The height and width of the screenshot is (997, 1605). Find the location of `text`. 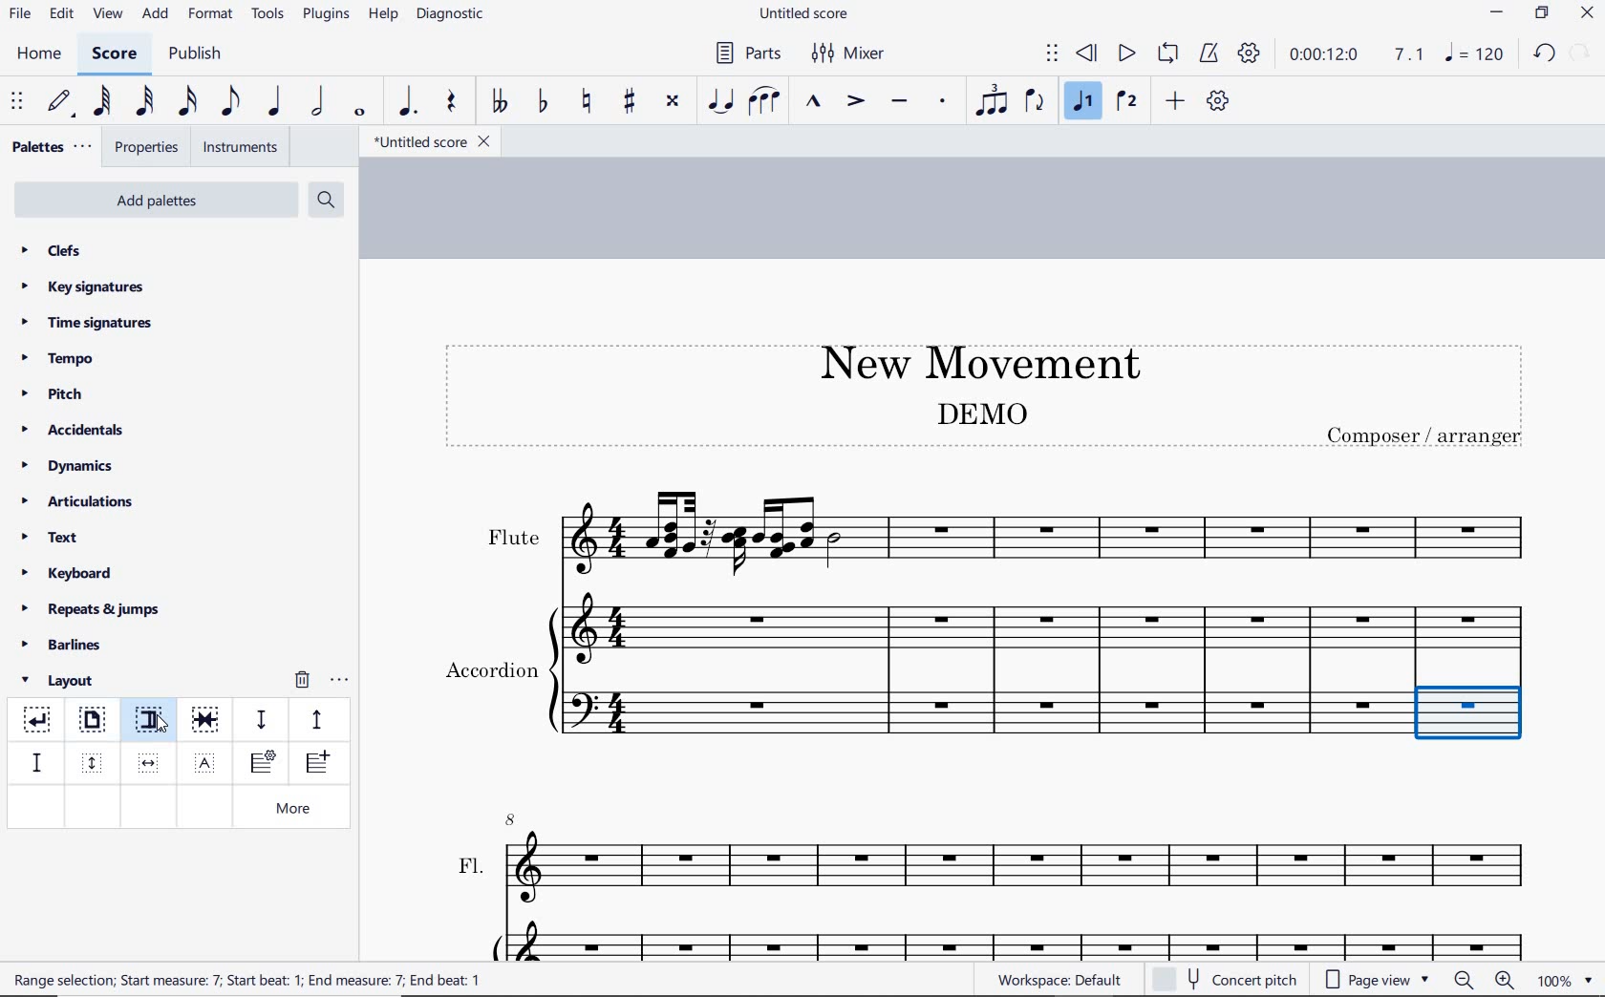

text is located at coordinates (472, 866).